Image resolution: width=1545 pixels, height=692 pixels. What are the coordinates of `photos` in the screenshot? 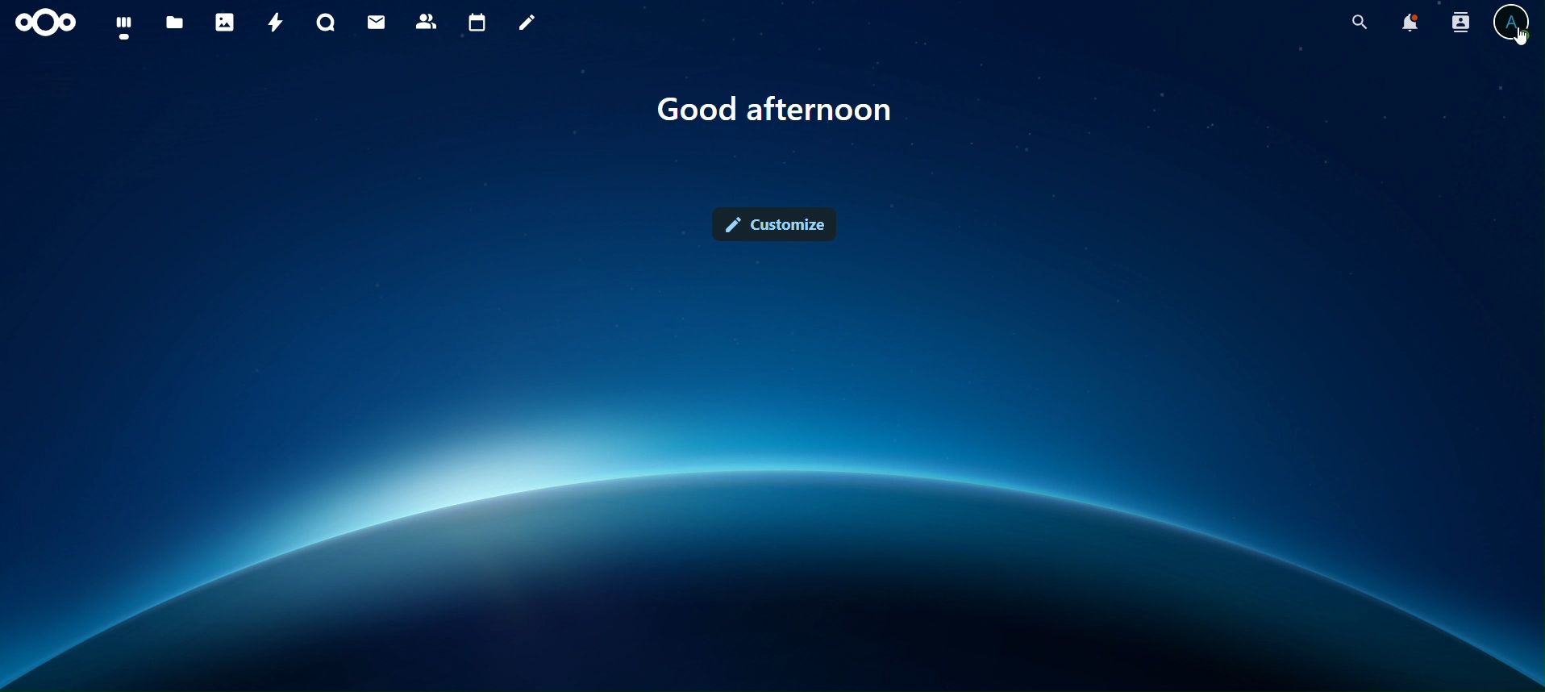 It's located at (224, 23).